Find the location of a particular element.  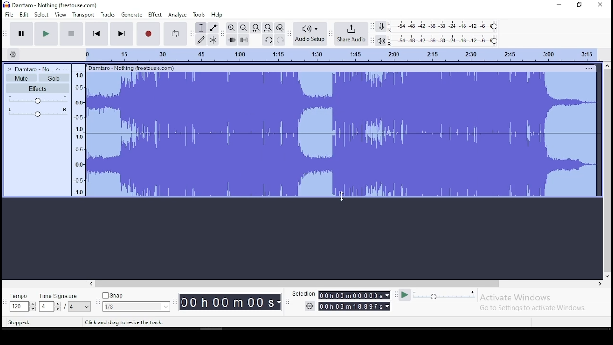

file is located at coordinates (9, 14).